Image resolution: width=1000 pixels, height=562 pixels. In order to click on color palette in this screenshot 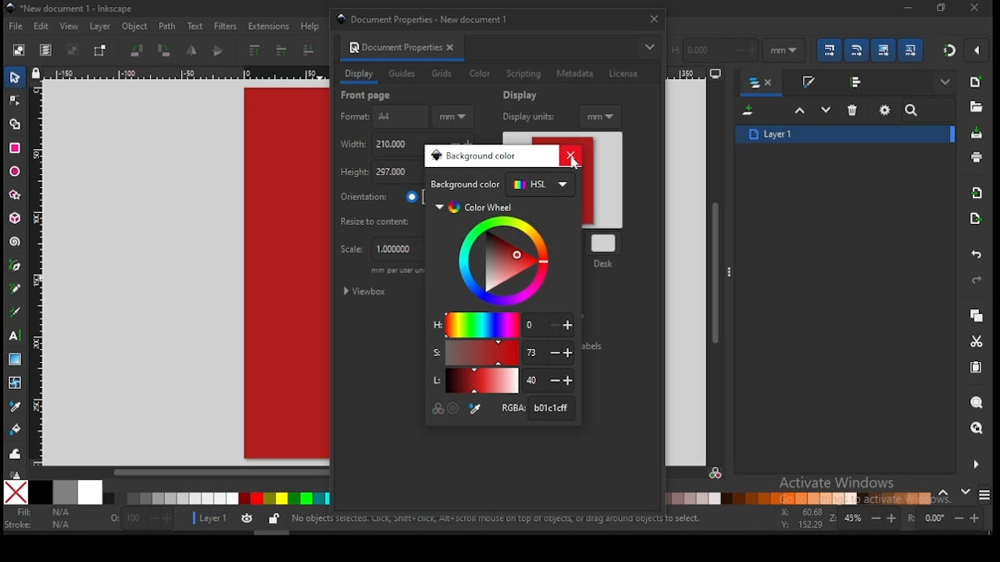, I will do `click(799, 498)`.